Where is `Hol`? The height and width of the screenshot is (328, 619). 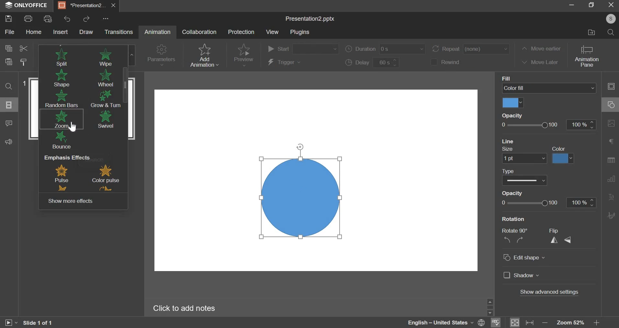 Hol is located at coordinates (34, 33).